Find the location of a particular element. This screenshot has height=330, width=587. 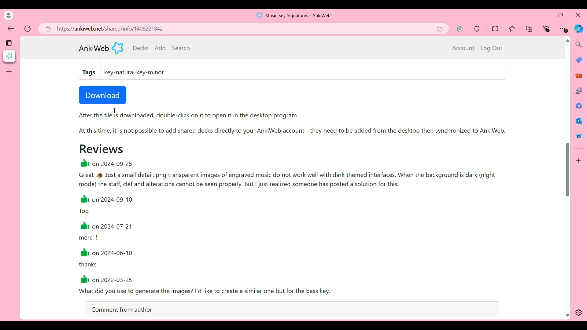

Current tab is located at coordinates (9, 56).